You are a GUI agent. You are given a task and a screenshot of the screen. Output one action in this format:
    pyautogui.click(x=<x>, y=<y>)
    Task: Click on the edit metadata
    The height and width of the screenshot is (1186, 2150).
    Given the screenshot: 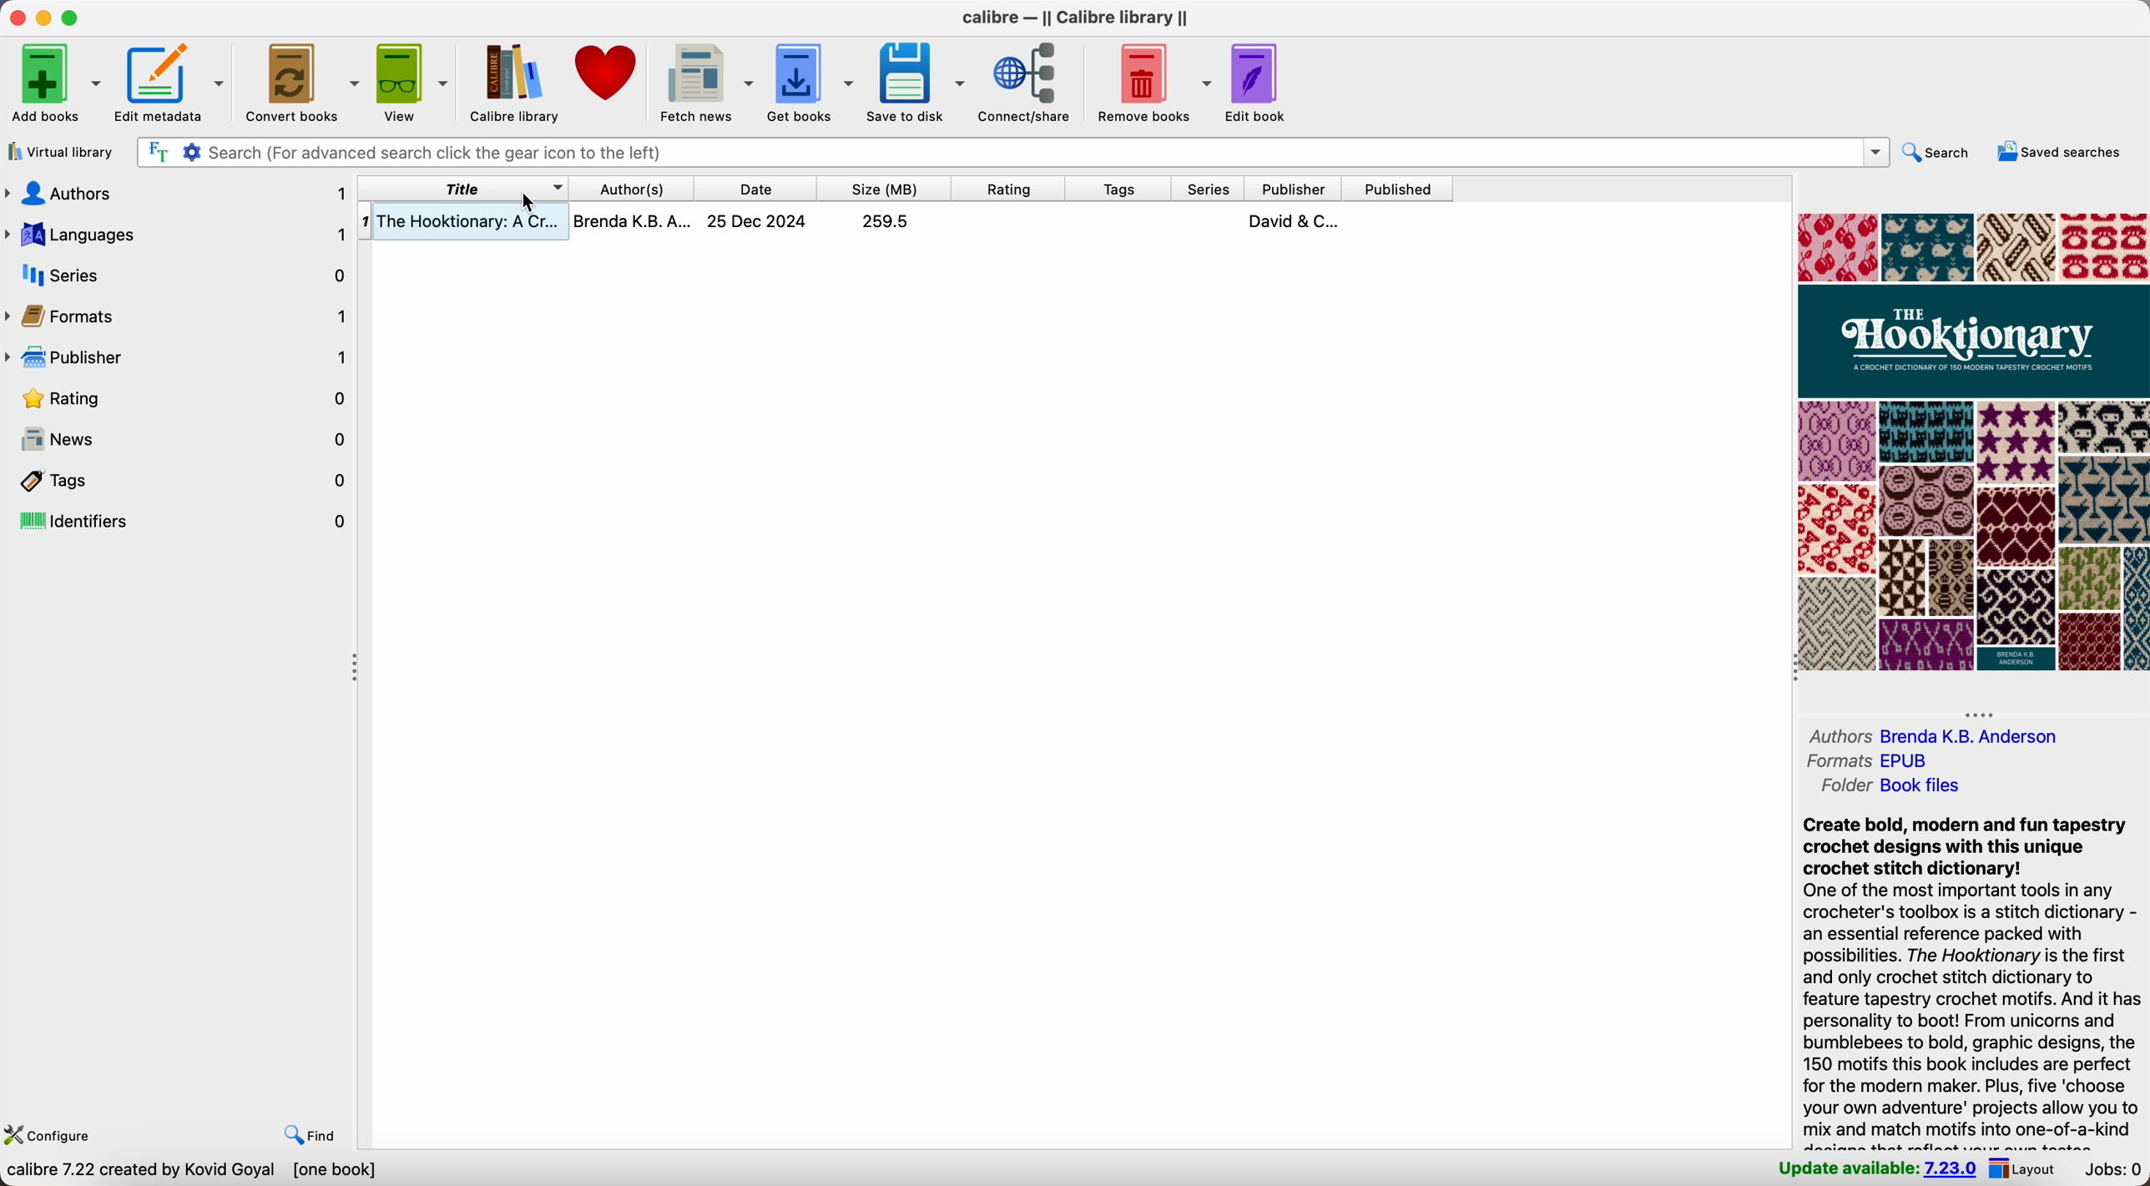 What is the action you would take?
    pyautogui.click(x=169, y=83)
    